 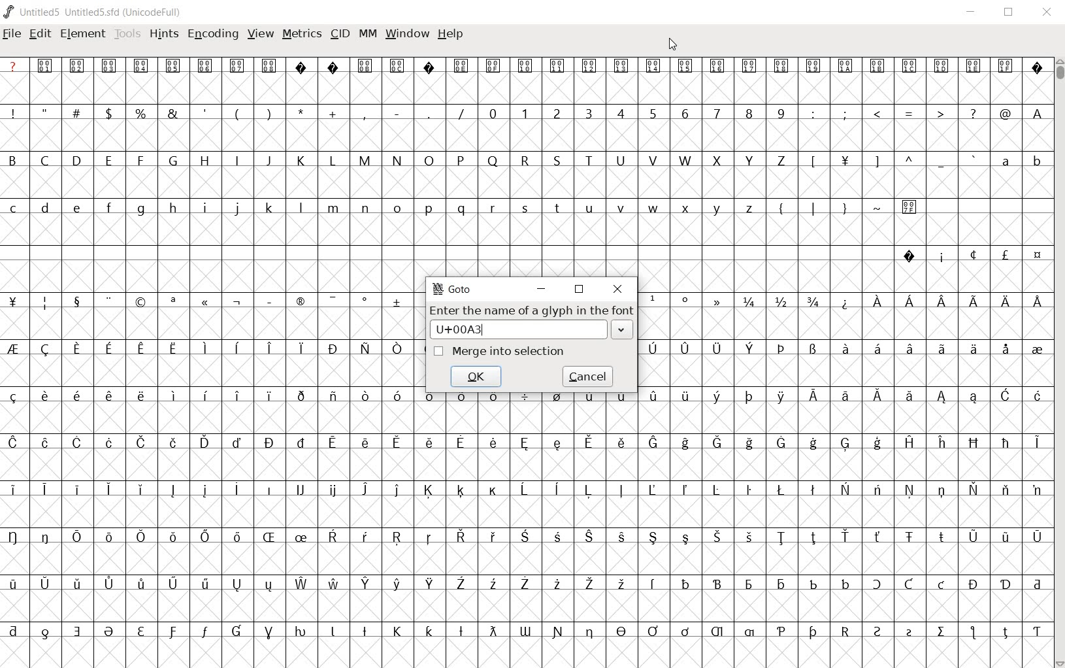 I want to click on j, so click(x=237, y=209).